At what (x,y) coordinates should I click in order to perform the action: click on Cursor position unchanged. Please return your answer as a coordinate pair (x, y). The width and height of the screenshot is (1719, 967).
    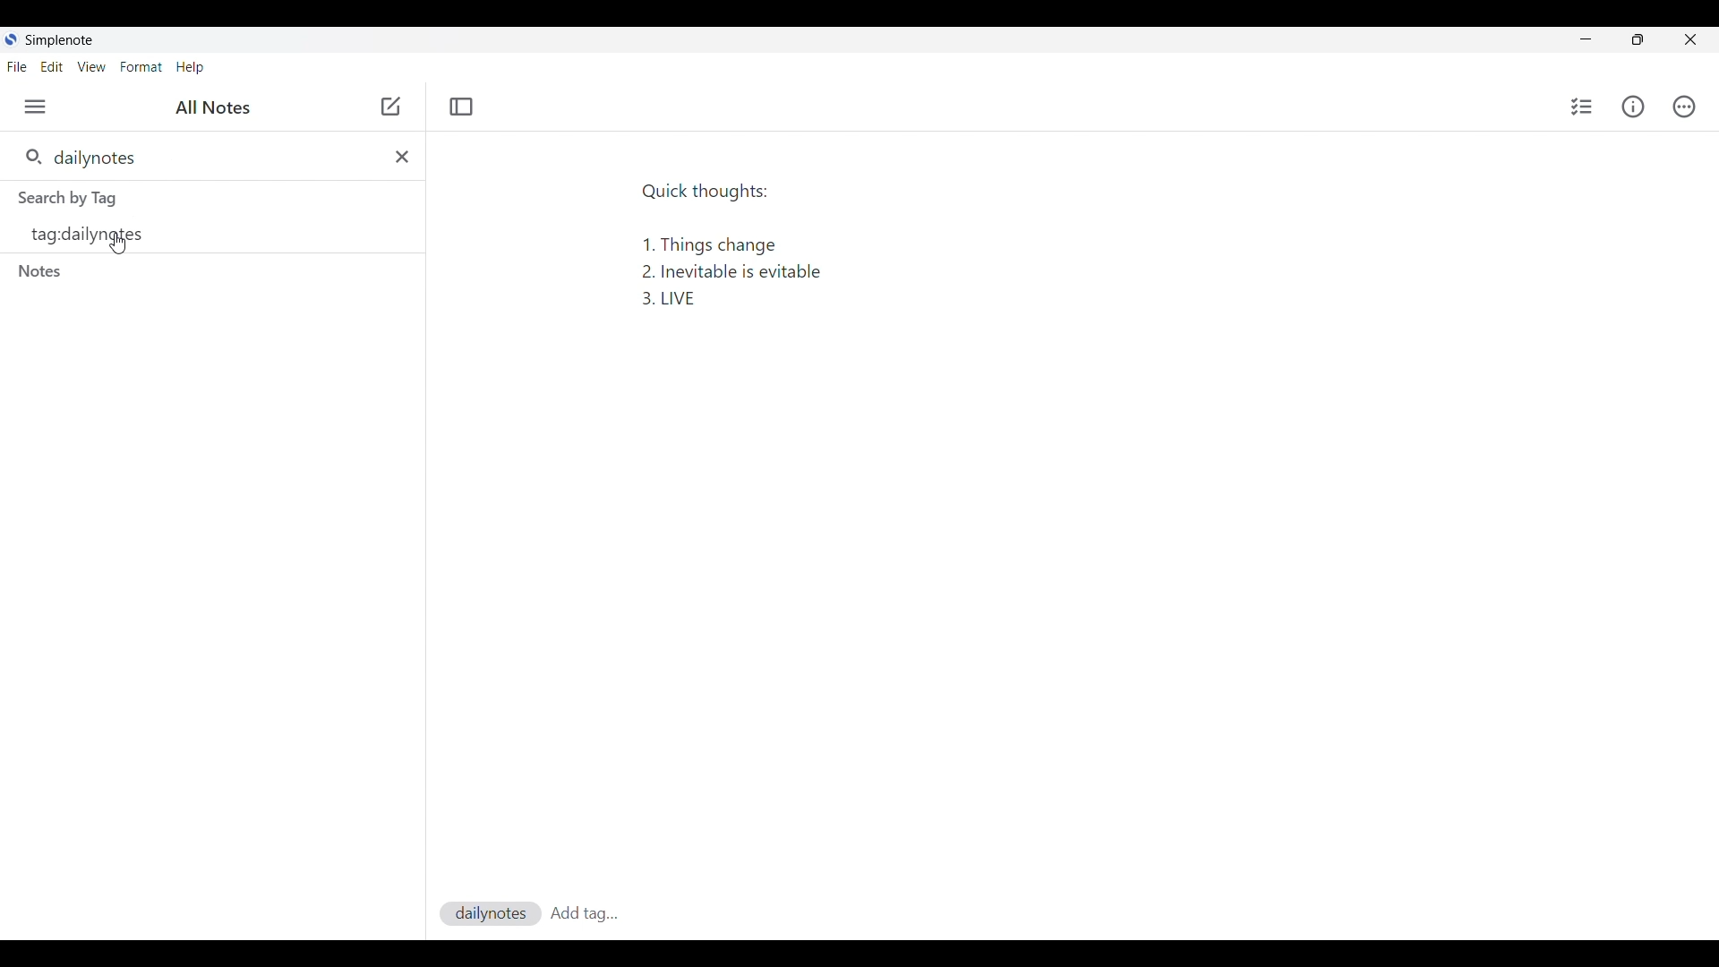
    Looking at the image, I should click on (390, 107).